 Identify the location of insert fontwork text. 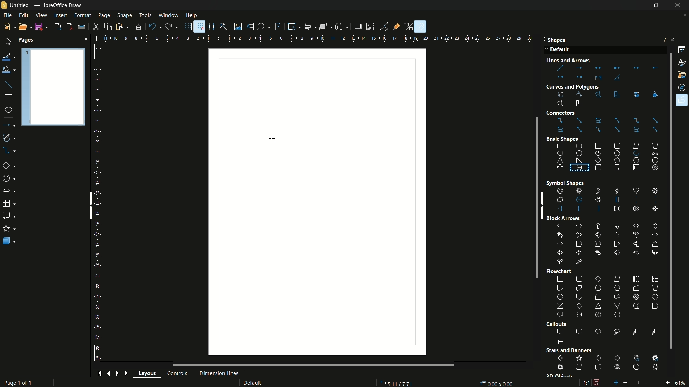
(278, 27).